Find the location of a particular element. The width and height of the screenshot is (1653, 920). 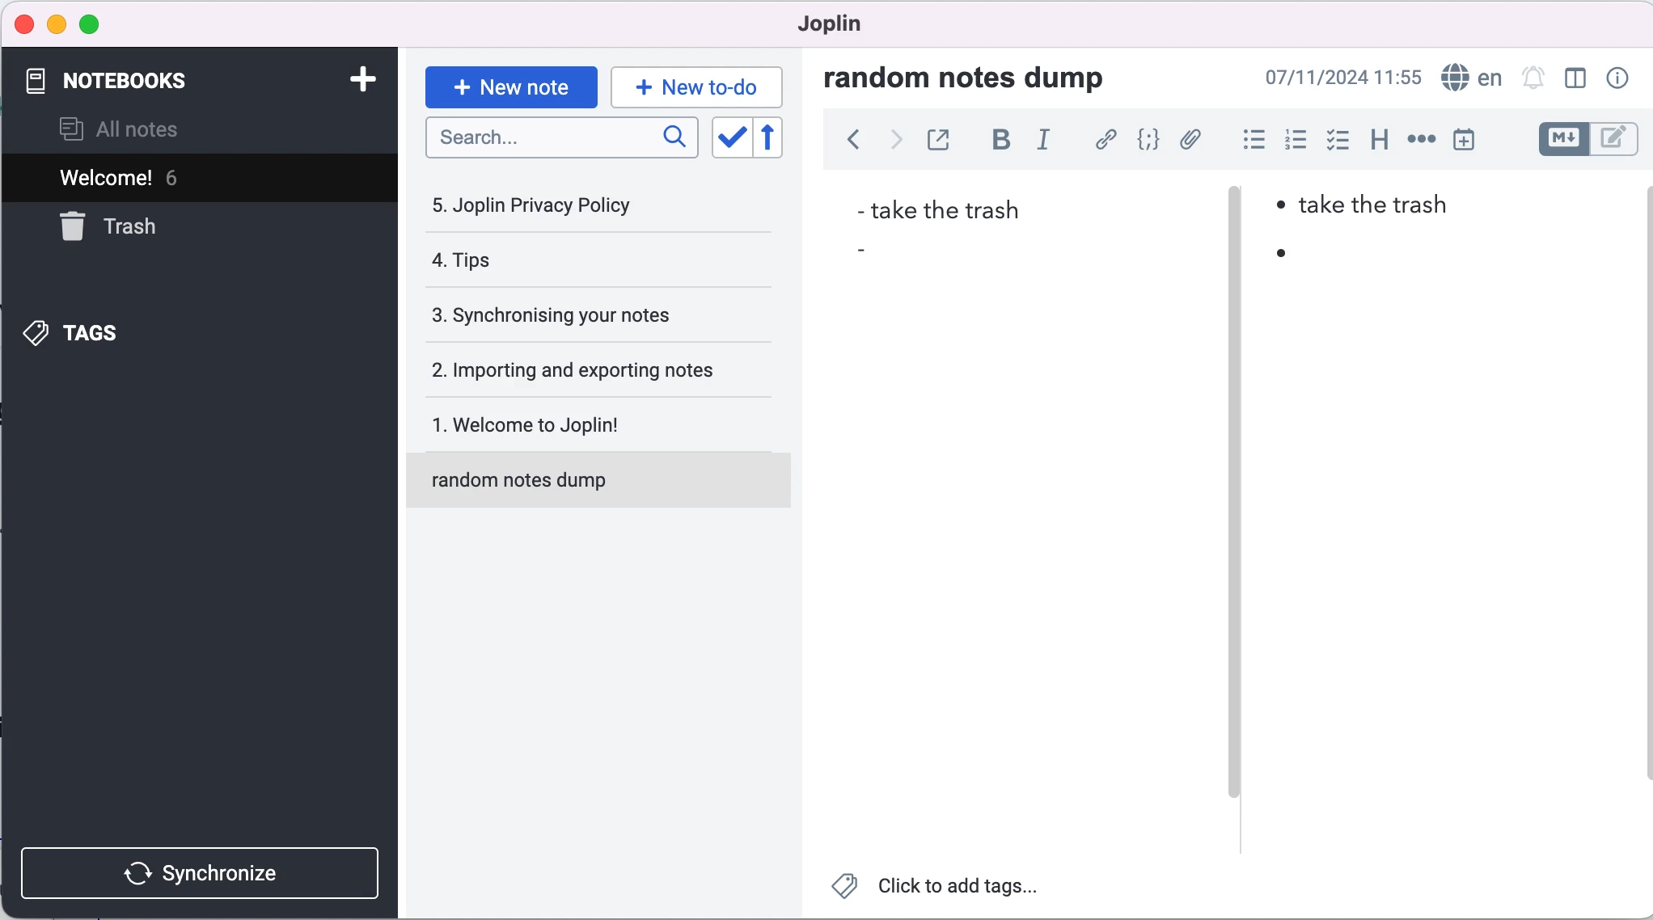

all notes is located at coordinates (146, 129).